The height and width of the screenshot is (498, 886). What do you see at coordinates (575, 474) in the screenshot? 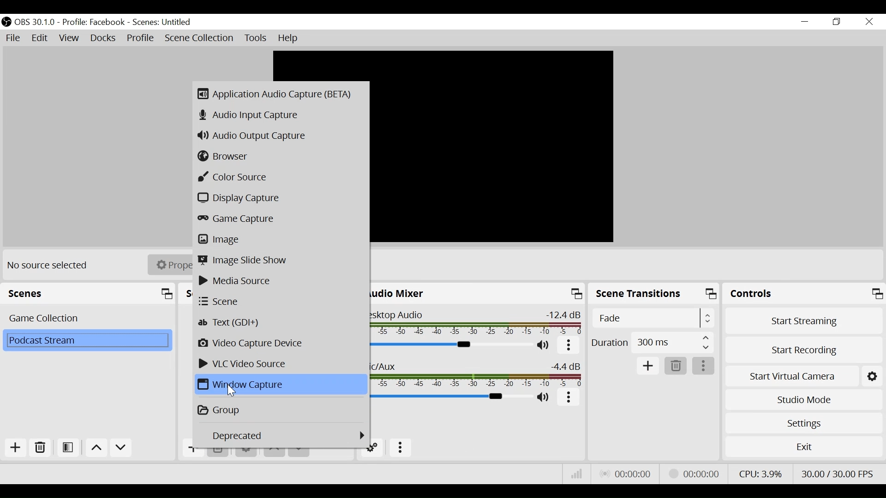
I see `Bitrate` at bounding box center [575, 474].